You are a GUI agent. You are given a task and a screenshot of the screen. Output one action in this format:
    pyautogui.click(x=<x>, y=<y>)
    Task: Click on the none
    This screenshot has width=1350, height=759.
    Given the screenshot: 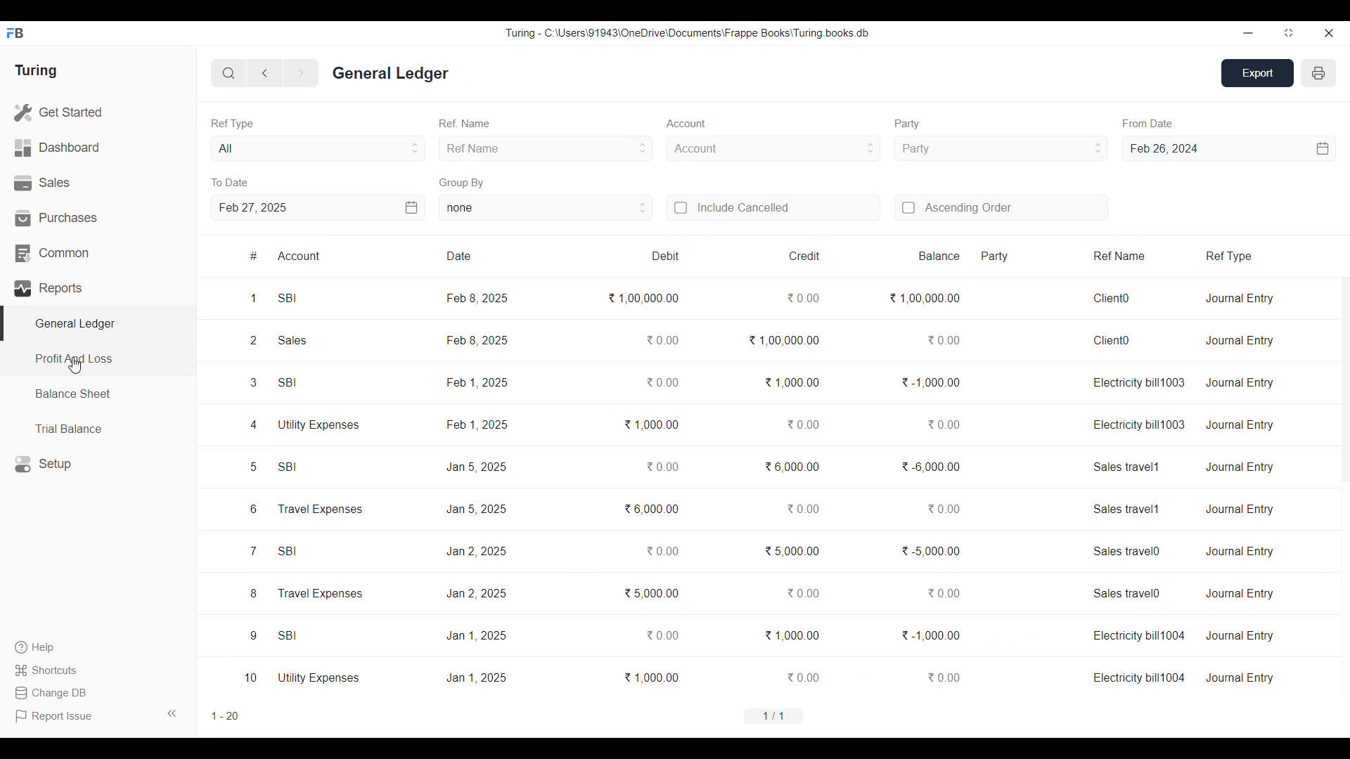 What is the action you would take?
    pyautogui.click(x=546, y=208)
    